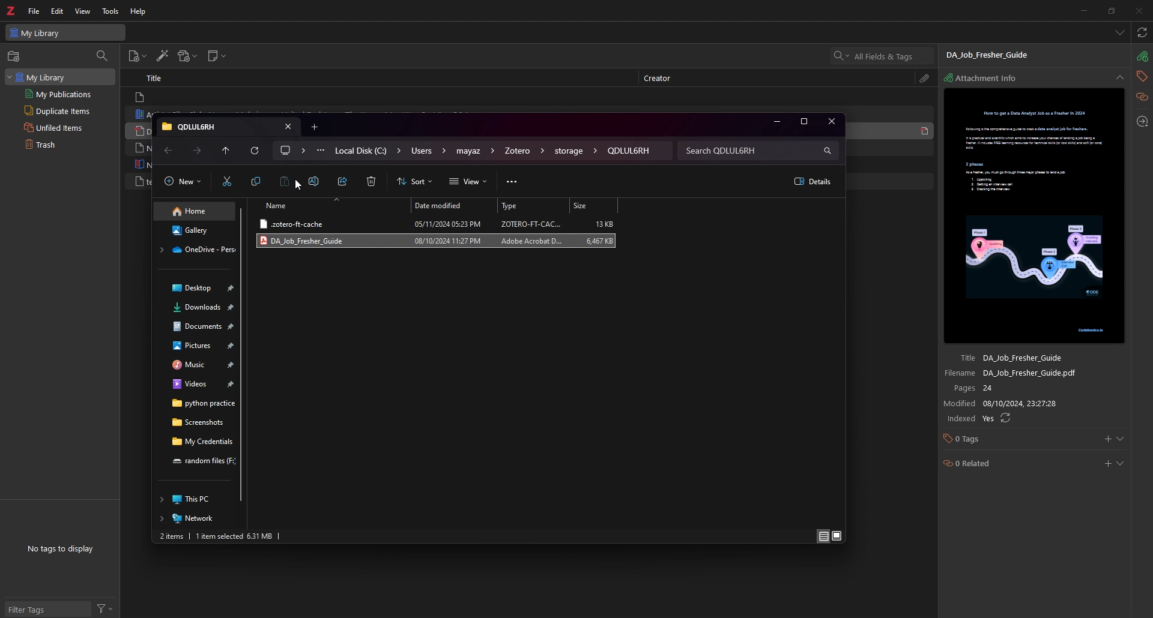  What do you see at coordinates (65, 33) in the screenshot?
I see `my library` at bounding box center [65, 33].